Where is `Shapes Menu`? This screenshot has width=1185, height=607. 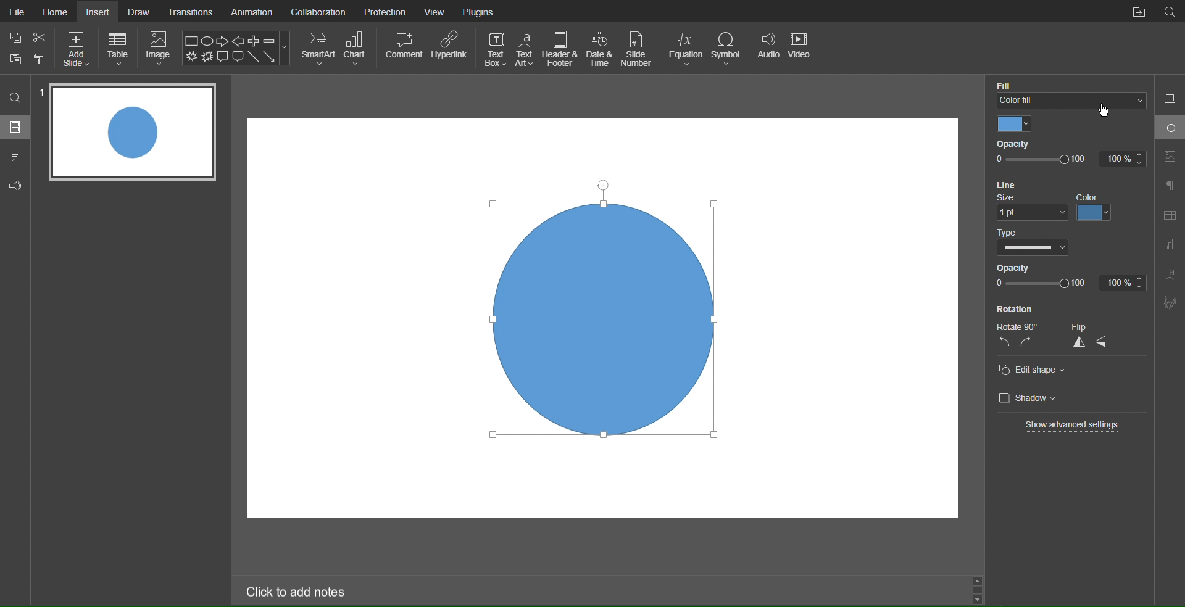 Shapes Menu is located at coordinates (236, 48).